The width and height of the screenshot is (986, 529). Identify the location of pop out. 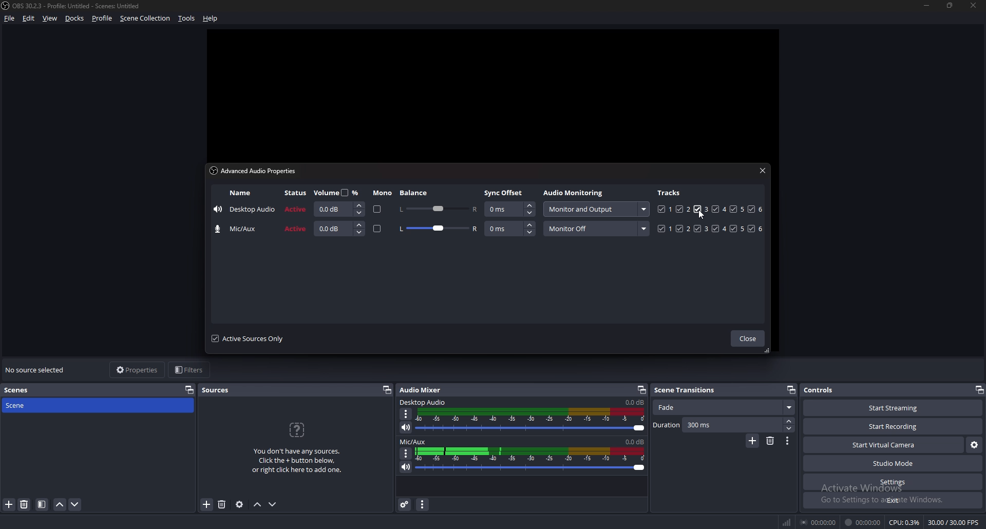
(387, 390).